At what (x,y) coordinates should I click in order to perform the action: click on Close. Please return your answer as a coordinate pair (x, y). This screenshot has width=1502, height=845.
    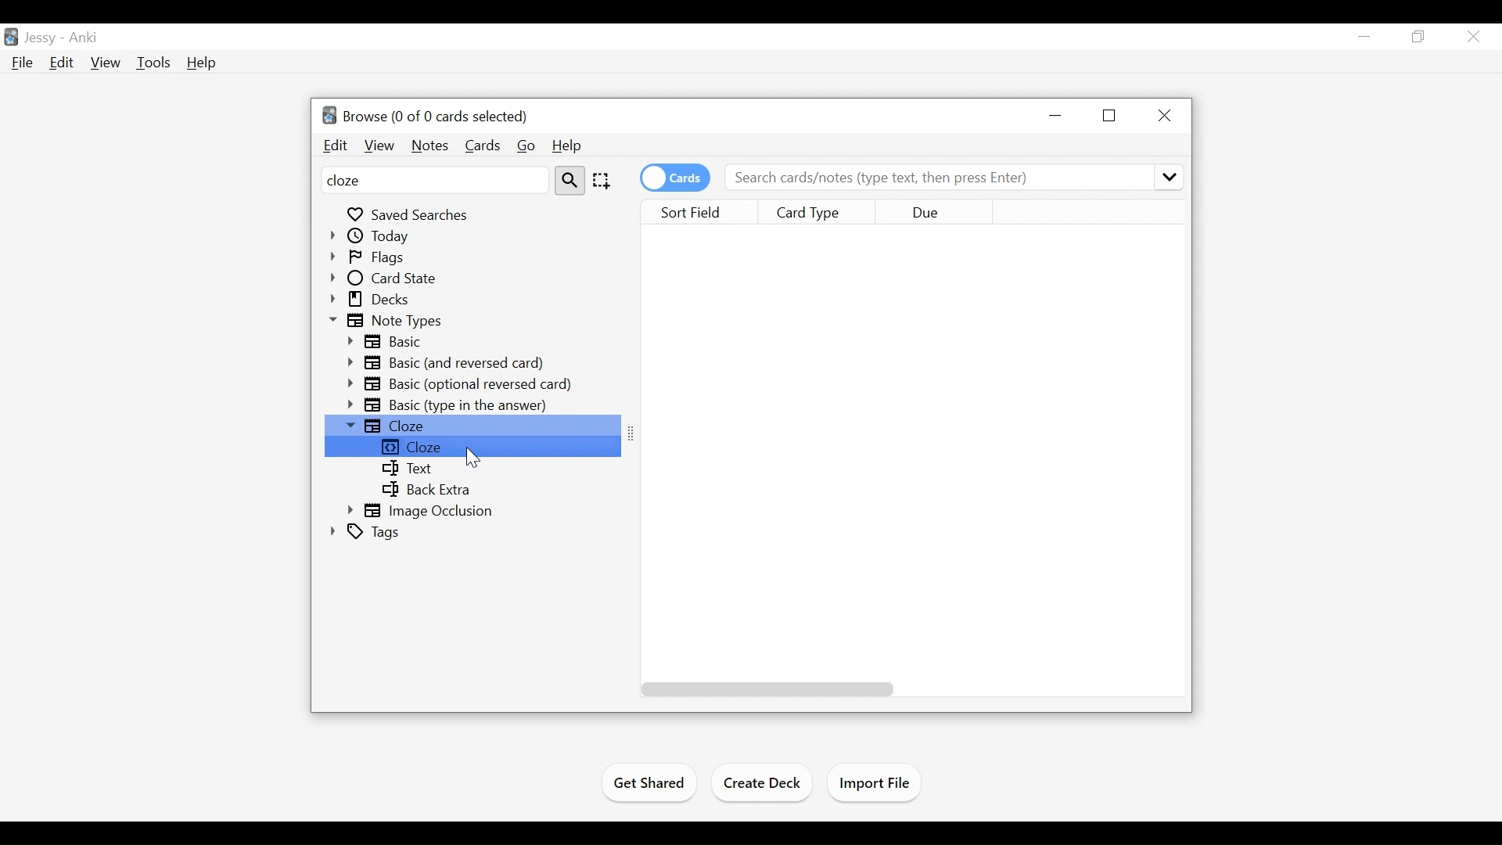
    Looking at the image, I should click on (1166, 115).